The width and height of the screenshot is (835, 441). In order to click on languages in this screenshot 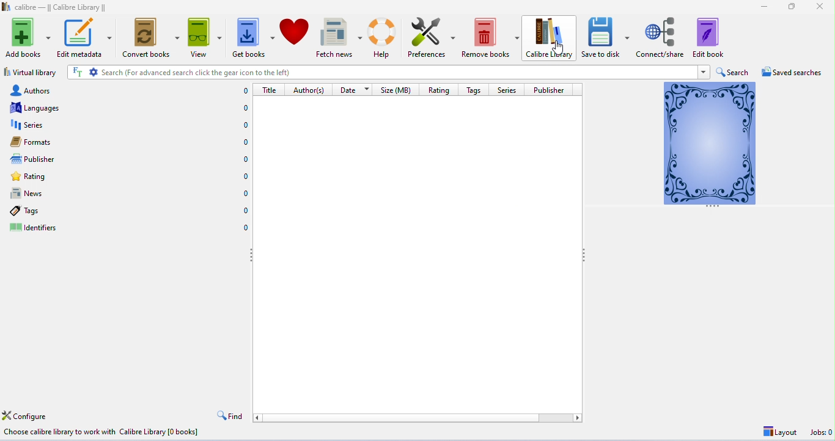, I will do `click(130, 108)`.